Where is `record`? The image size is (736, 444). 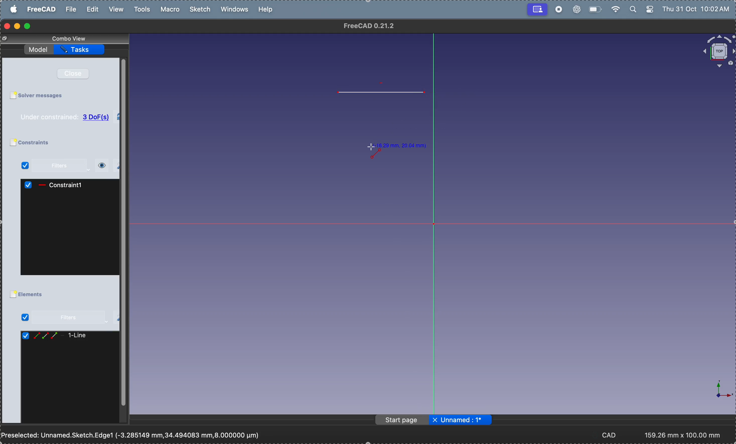
record is located at coordinates (558, 10).